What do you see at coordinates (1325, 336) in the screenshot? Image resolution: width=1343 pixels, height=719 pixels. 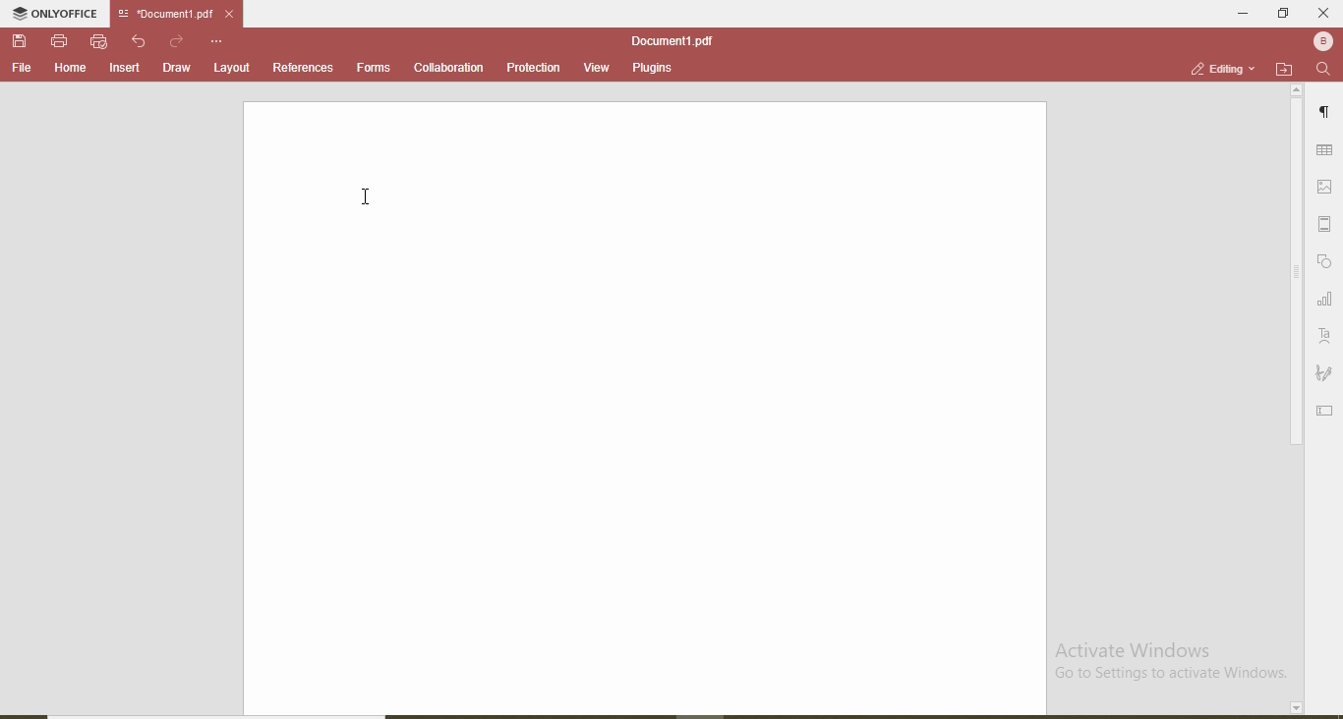 I see `text` at bounding box center [1325, 336].